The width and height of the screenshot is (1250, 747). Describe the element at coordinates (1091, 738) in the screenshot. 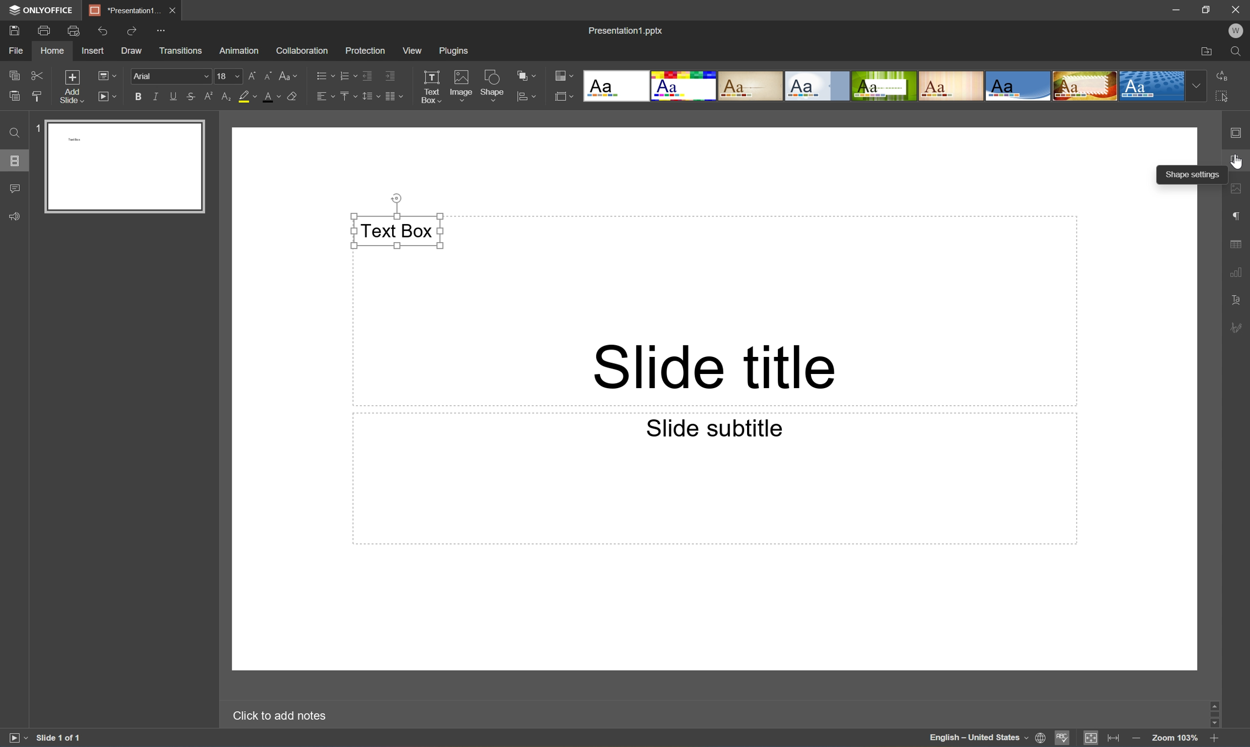

I see `Fit to slide` at that location.